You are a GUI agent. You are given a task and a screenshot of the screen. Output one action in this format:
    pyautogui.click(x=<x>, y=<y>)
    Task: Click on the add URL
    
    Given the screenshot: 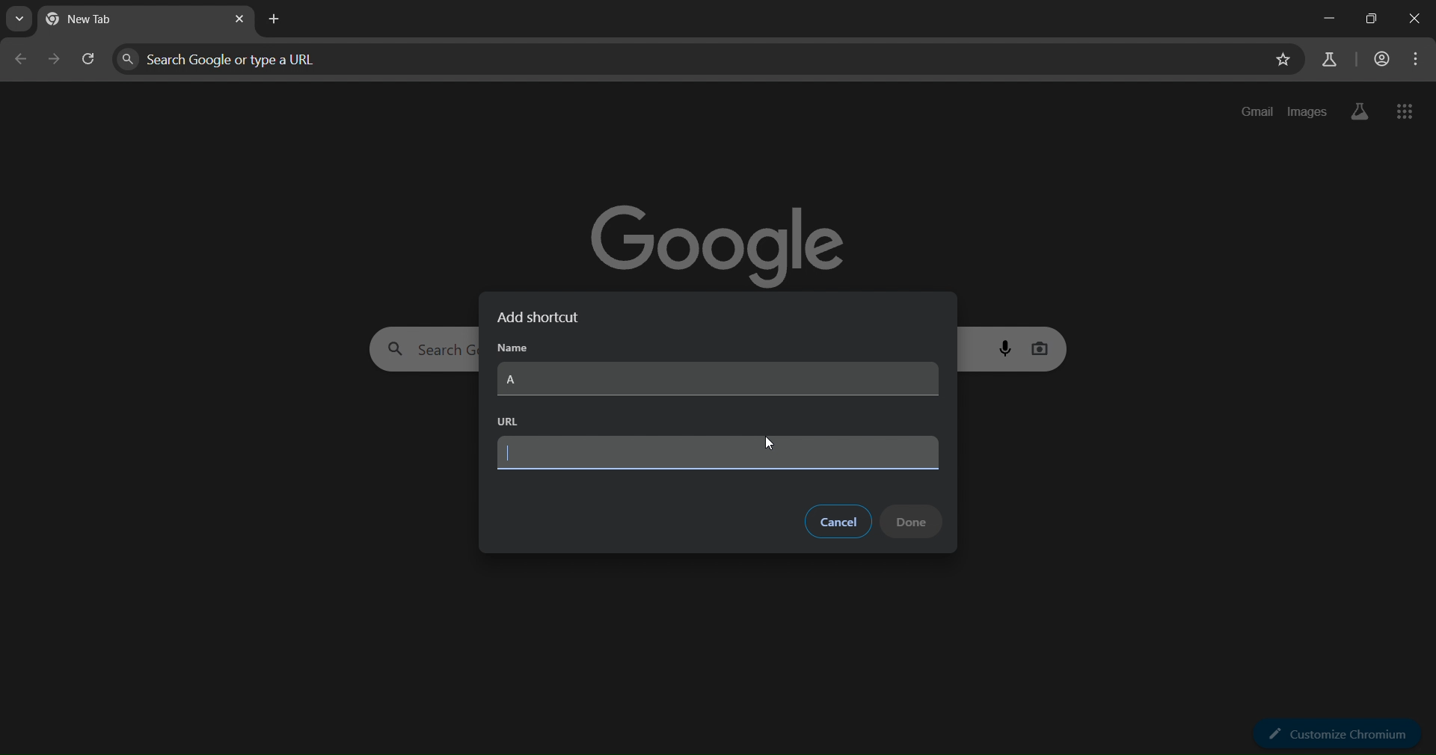 What is the action you would take?
    pyautogui.click(x=717, y=454)
    